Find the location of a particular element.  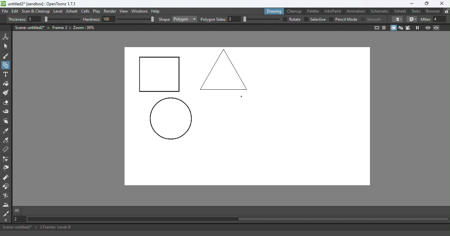

RGB picker tool is located at coordinates (7, 141).